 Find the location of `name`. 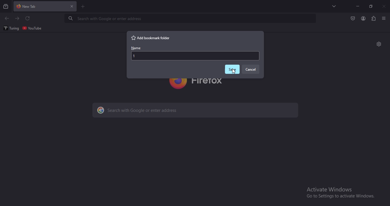

name is located at coordinates (136, 47).